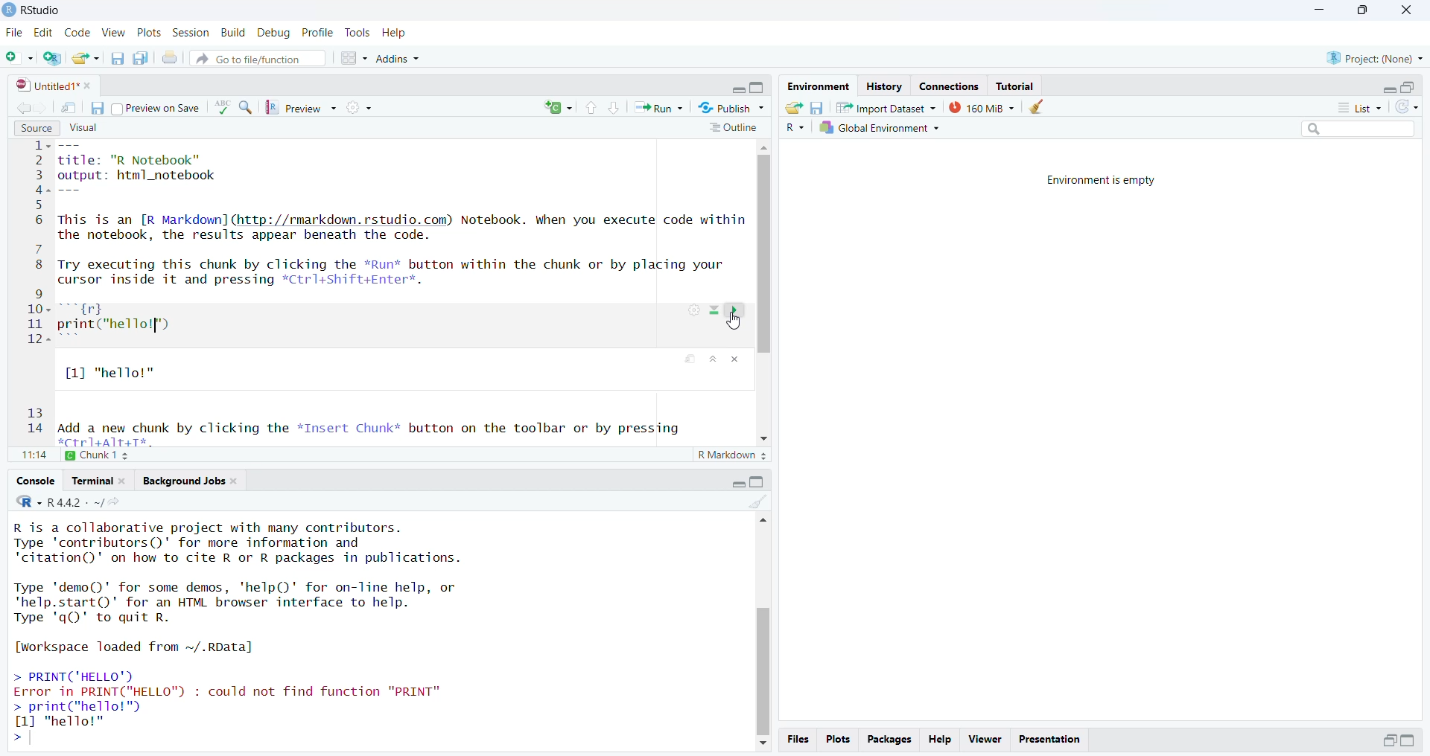  What do you see at coordinates (557, 108) in the screenshot?
I see `rerun the previous code region` at bounding box center [557, 108].